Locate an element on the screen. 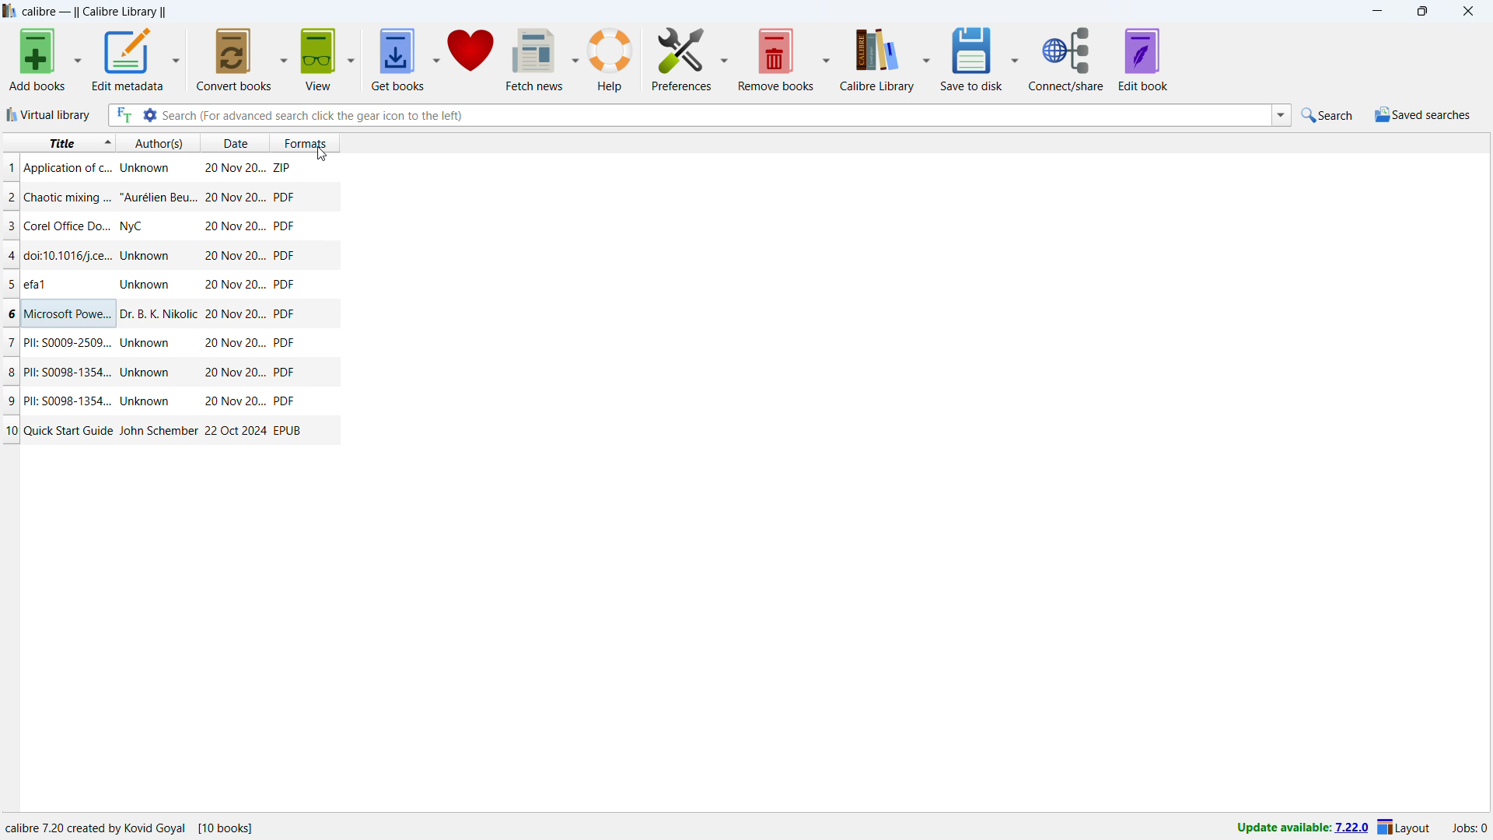 The image size is (1493, 840). title is located at coordinates (68, 430).